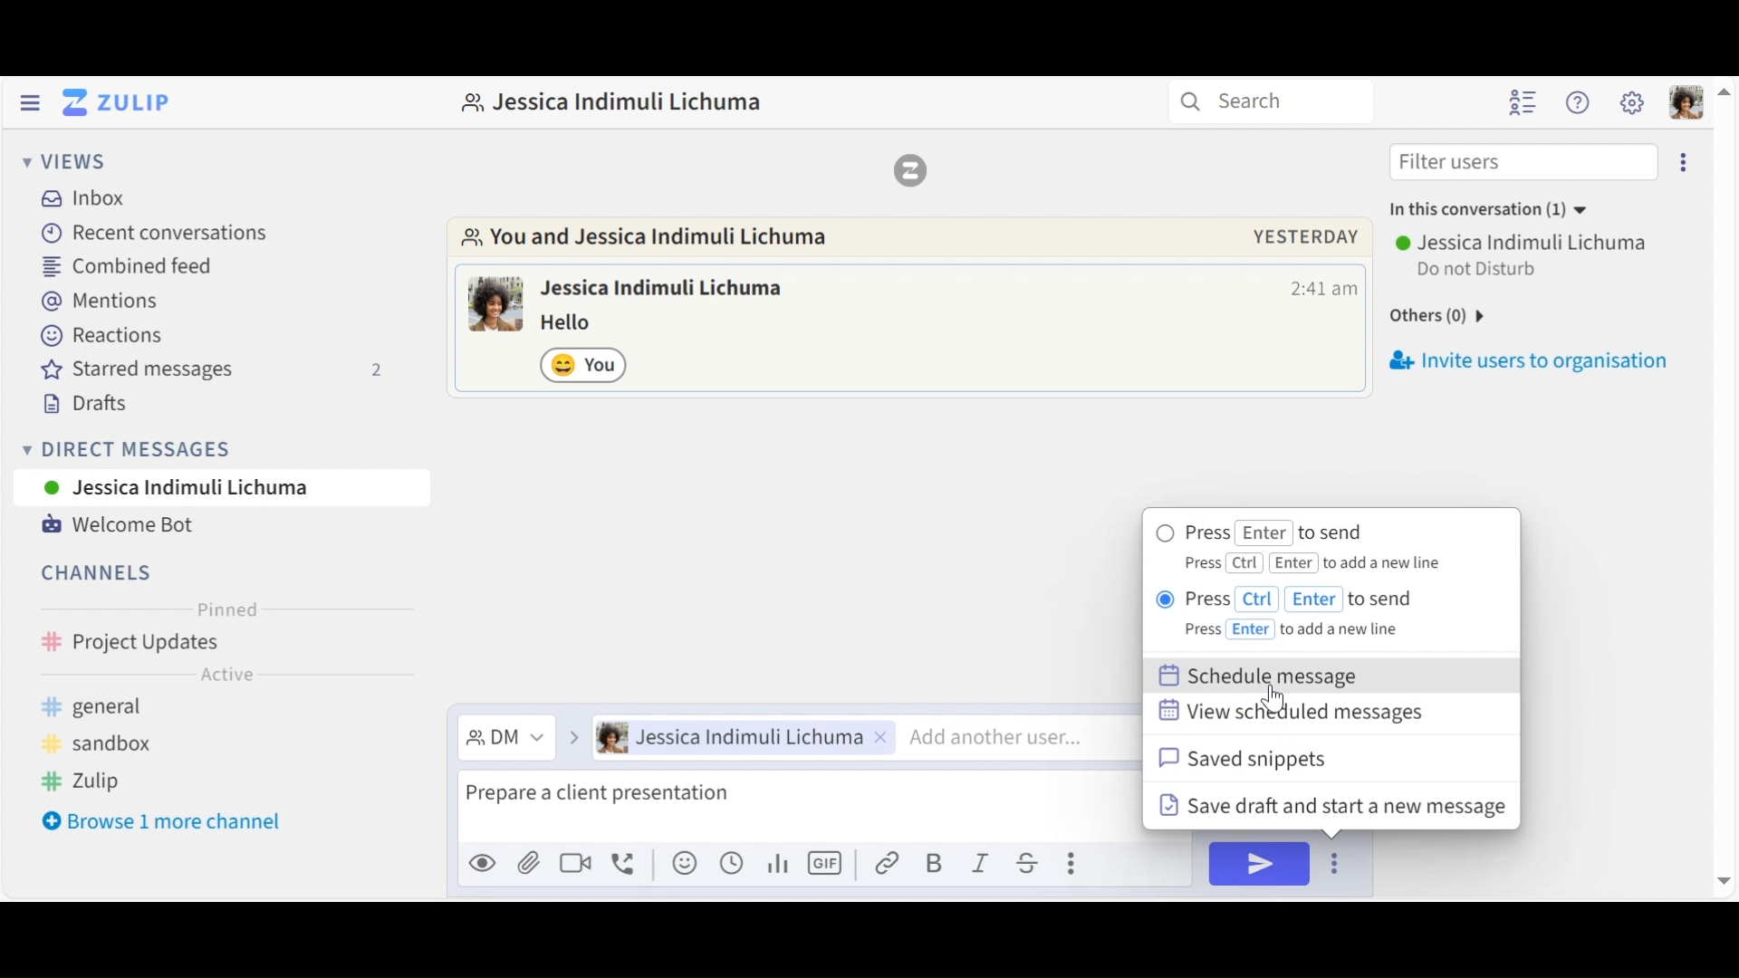 Image resolution: width=1739 pixels, height=978 pixels. Describe the element at coordinates (981, 863) in the screenshot. I see `Italics` at that location.